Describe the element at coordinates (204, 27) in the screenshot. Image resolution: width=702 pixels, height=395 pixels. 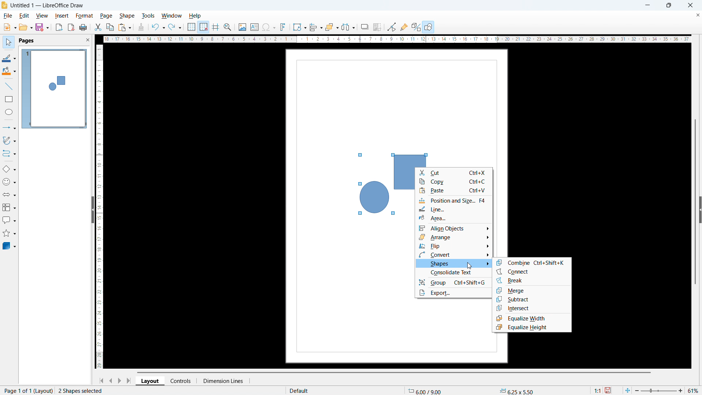
I see `snap to grid` at that location.